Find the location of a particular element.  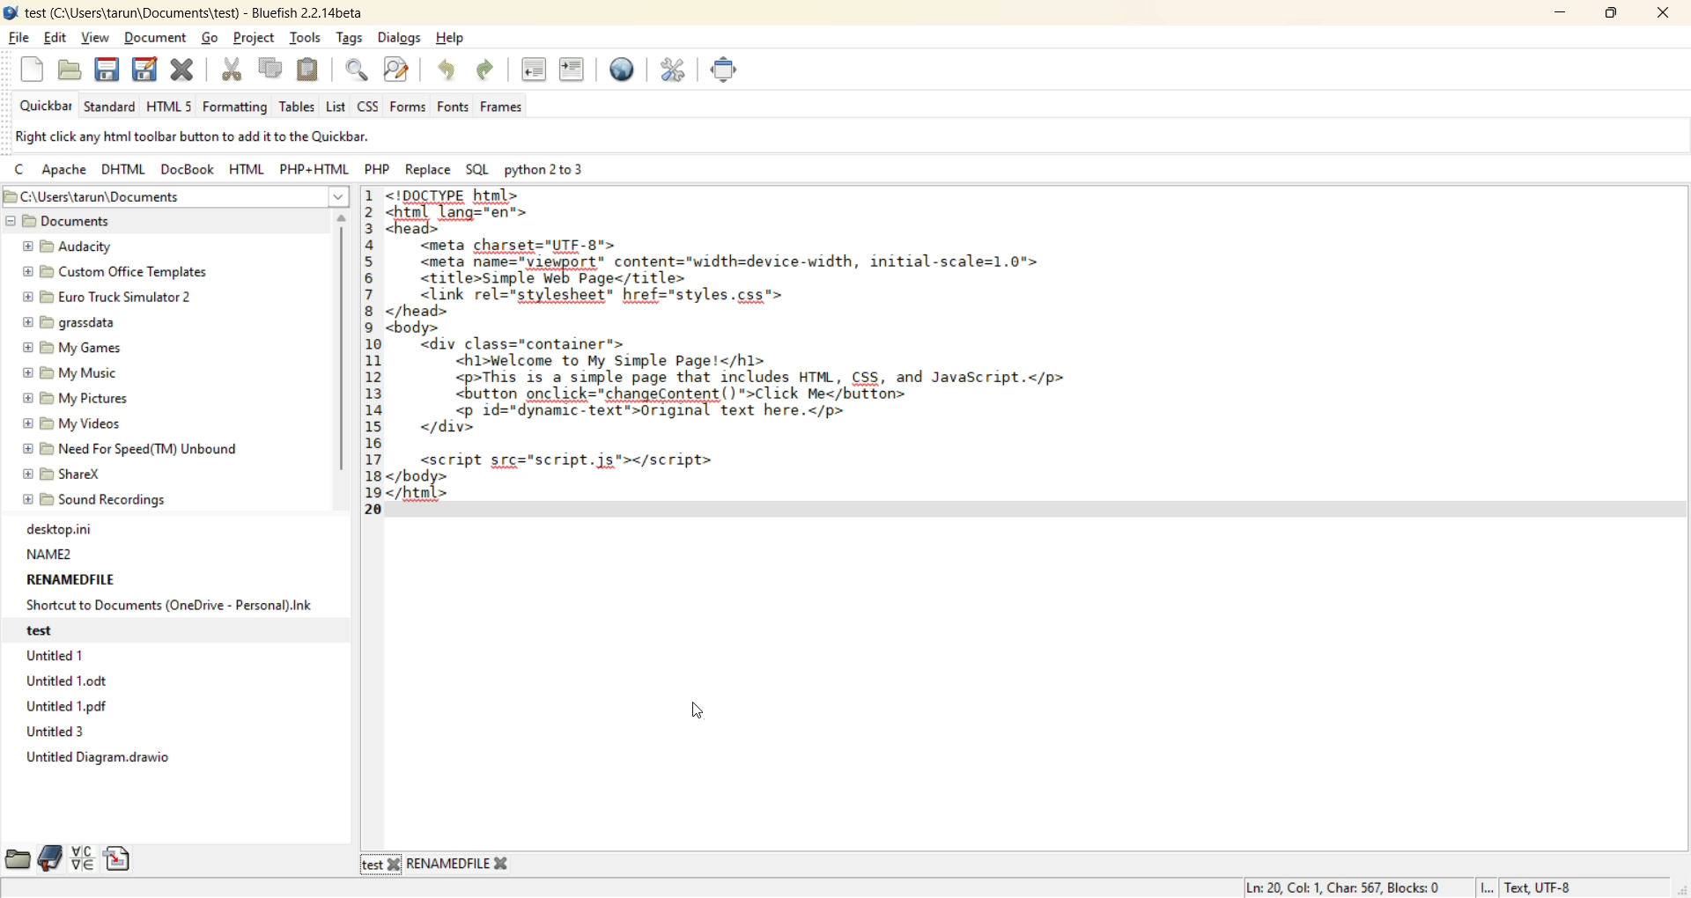

vertical scroll bar is located at coordinates (342, 351).